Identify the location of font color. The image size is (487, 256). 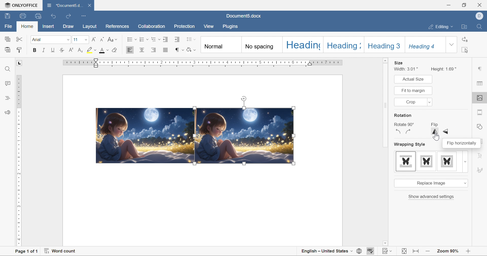
(105, 50).